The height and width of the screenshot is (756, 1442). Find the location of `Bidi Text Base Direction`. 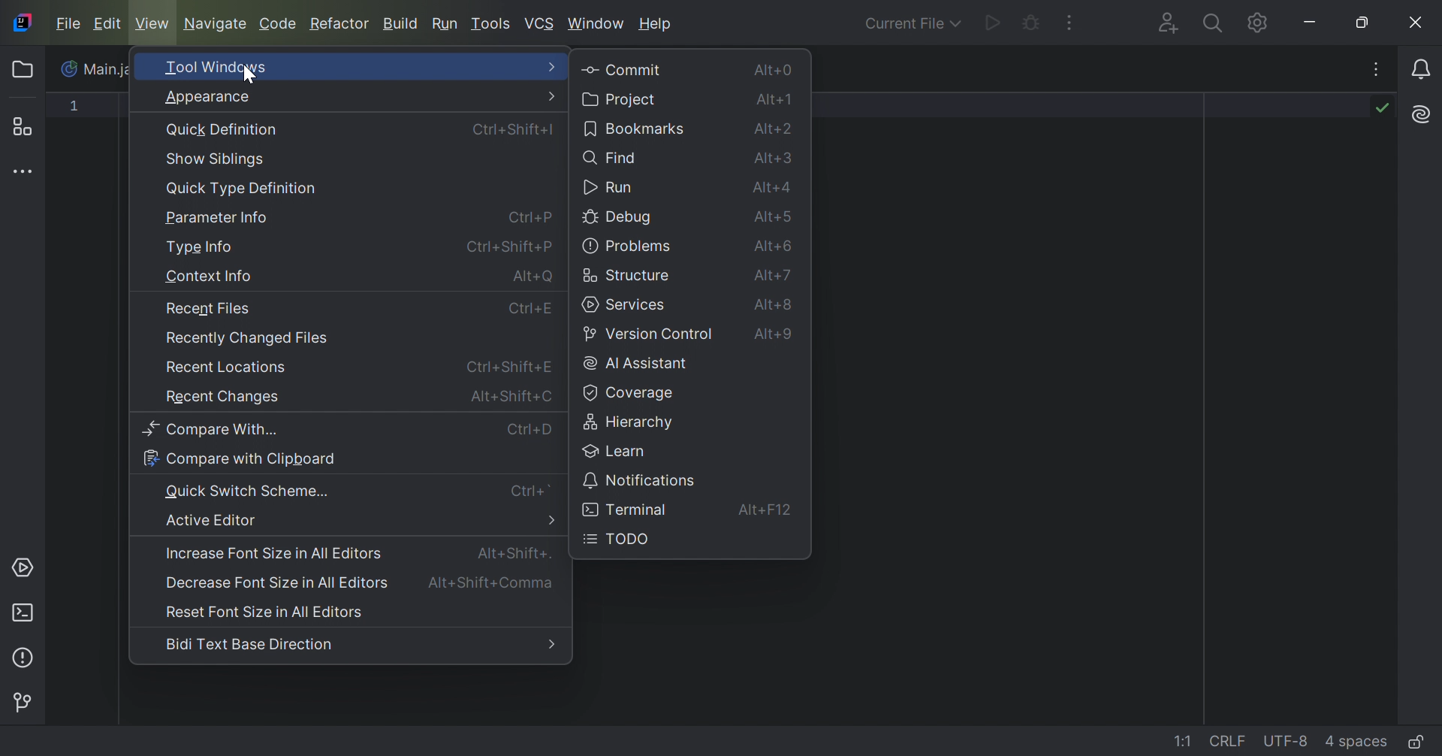

Bidi Text Base Direction is located at coordinates (249, 644).